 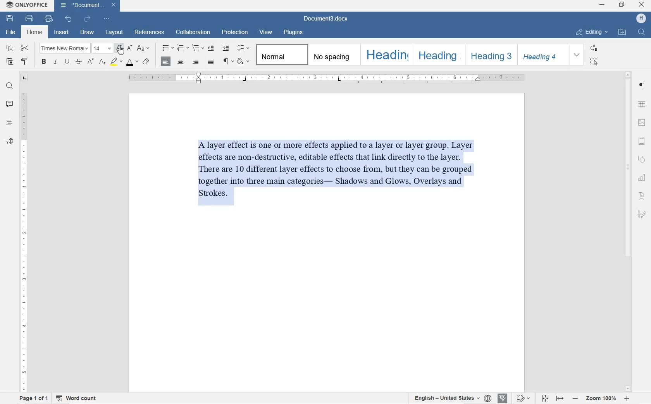 What do you see at coordinates (194, 32) in the screenshot?
I see `collaboration` at bounding box center [194, 32].